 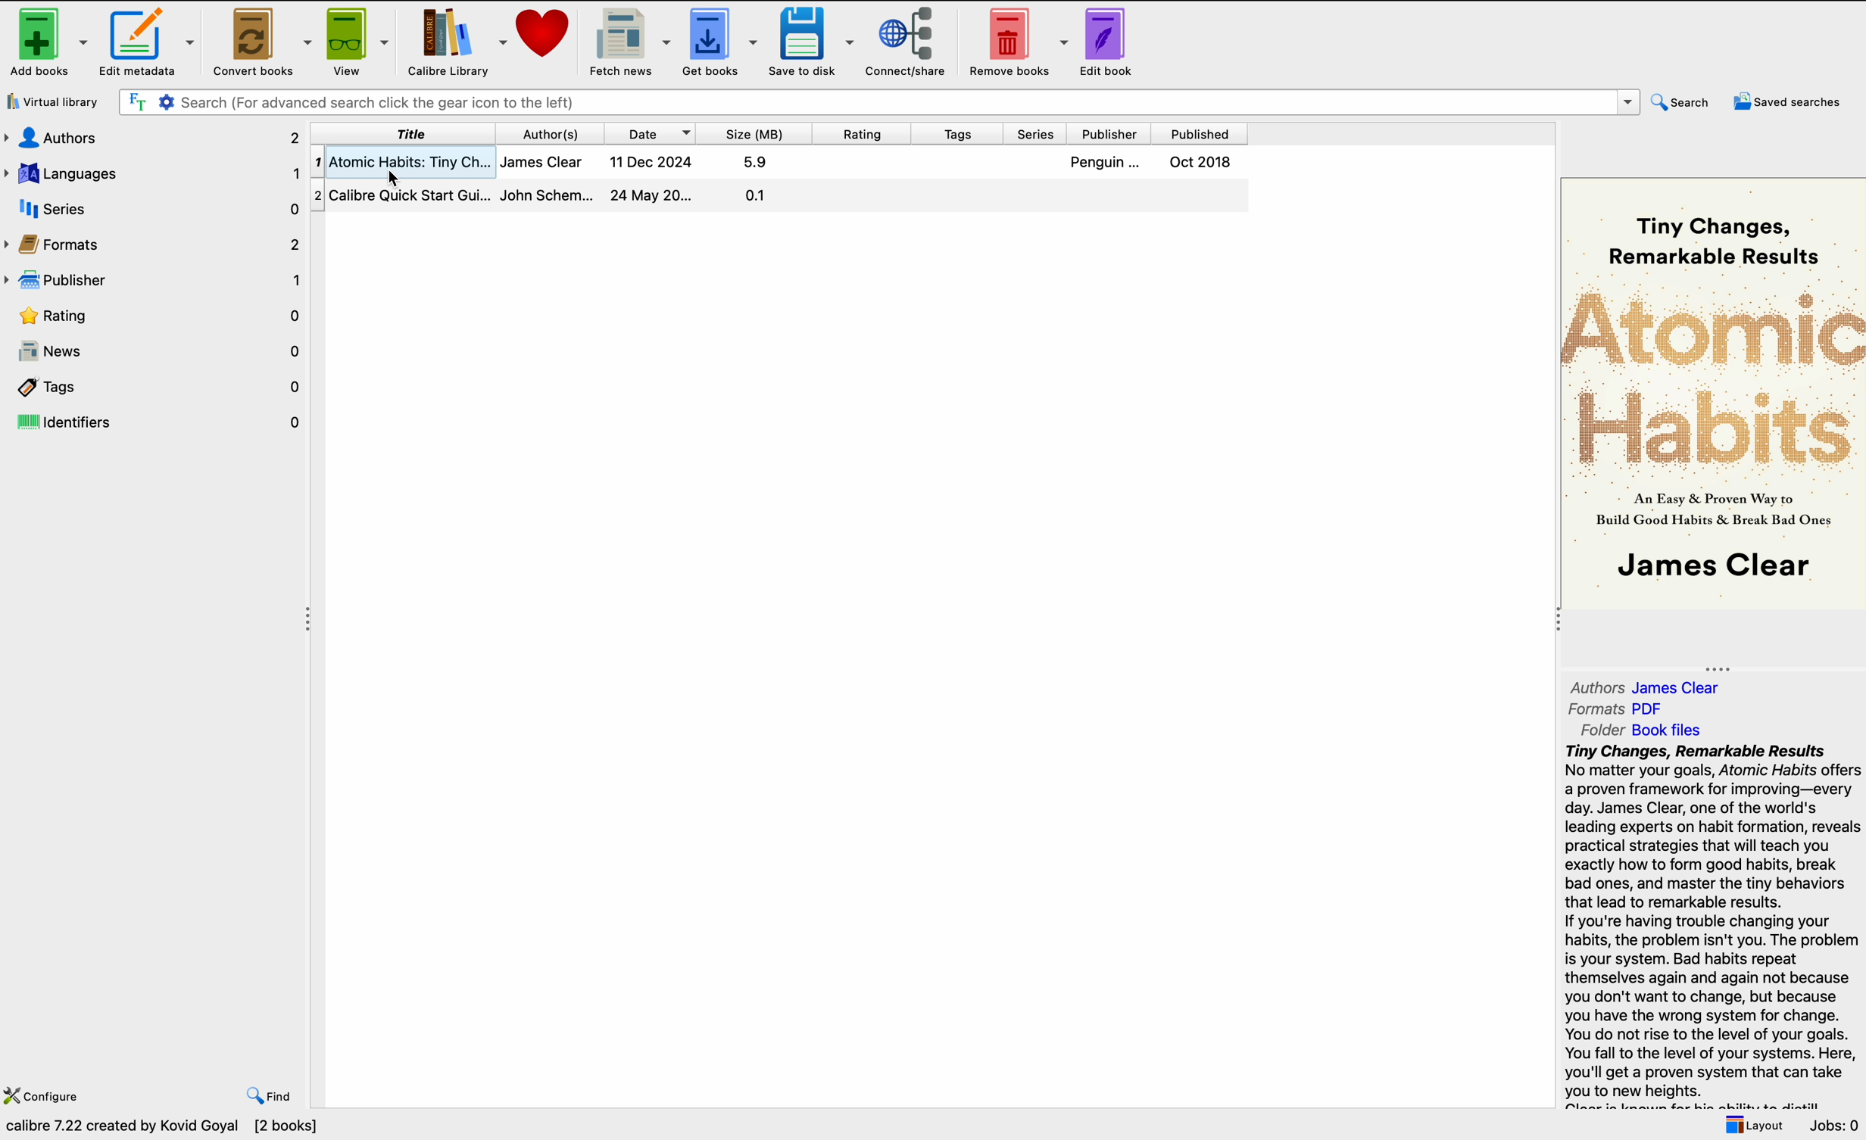 I want to click on date, so click(x=652, y=135).